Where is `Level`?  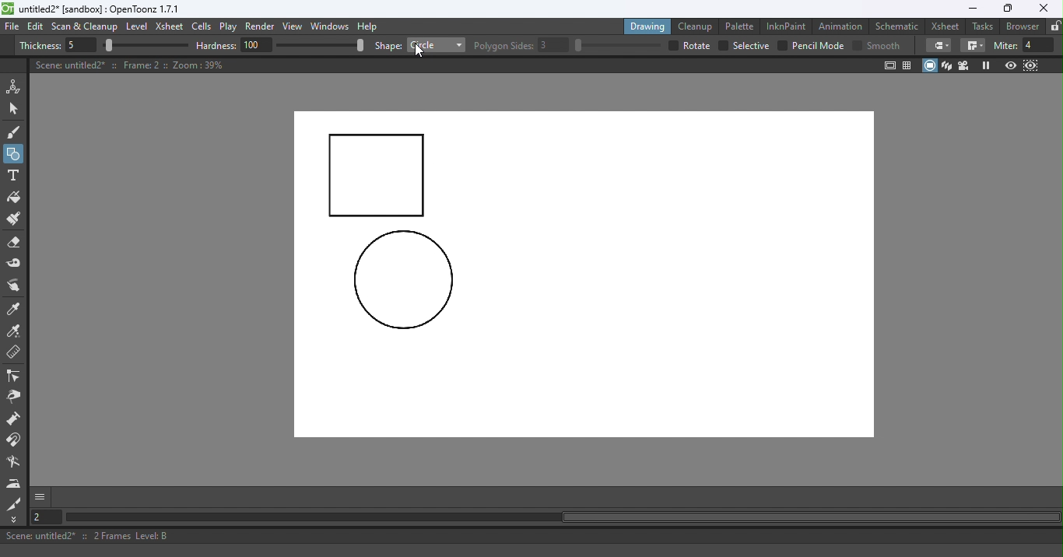 Level is located at coordinates (137, 27).